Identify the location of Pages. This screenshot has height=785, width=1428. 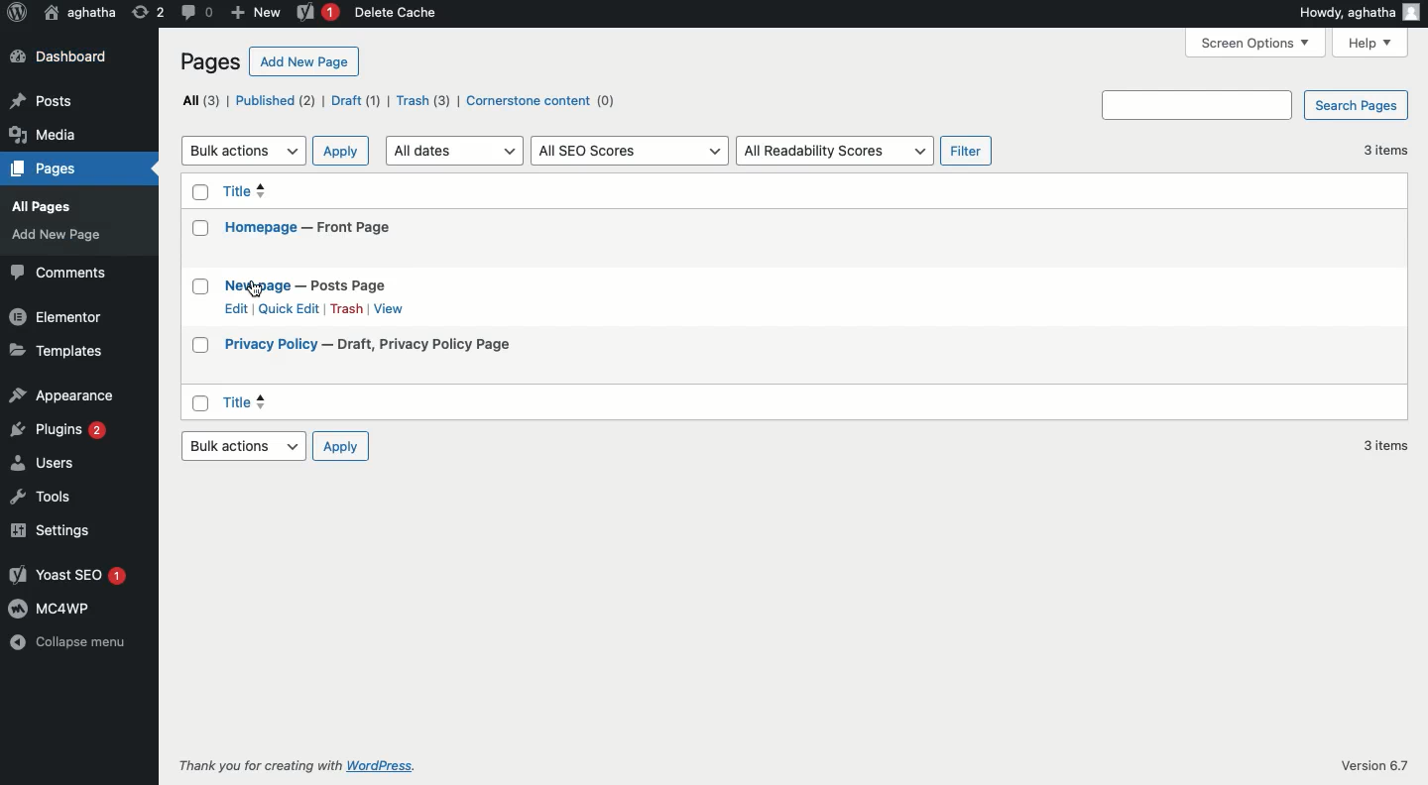
(48, 169).